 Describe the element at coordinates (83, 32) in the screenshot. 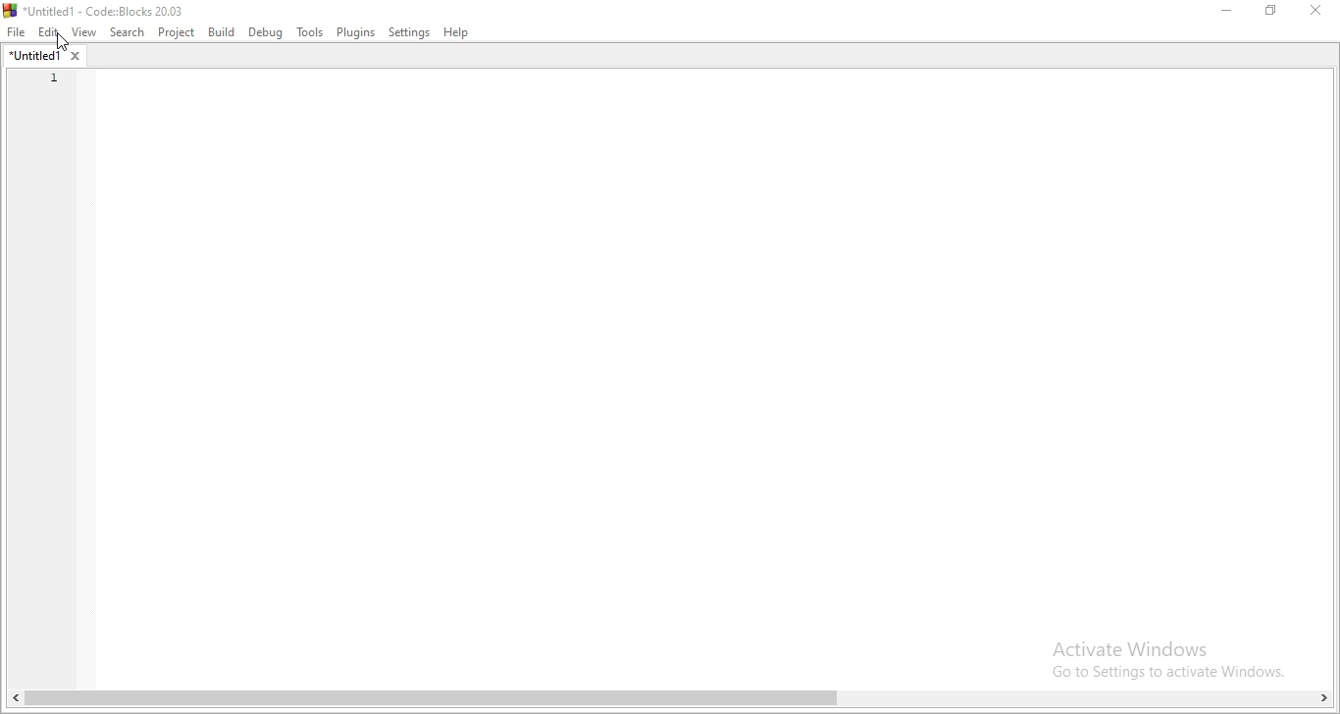

I see `View ` at that location.